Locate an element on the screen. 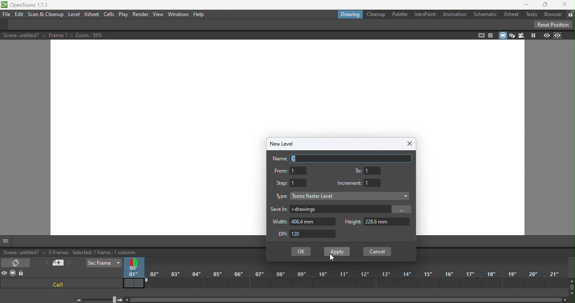 This screenshot has height=303, width=575. Play is located at coordinates (122, 15).